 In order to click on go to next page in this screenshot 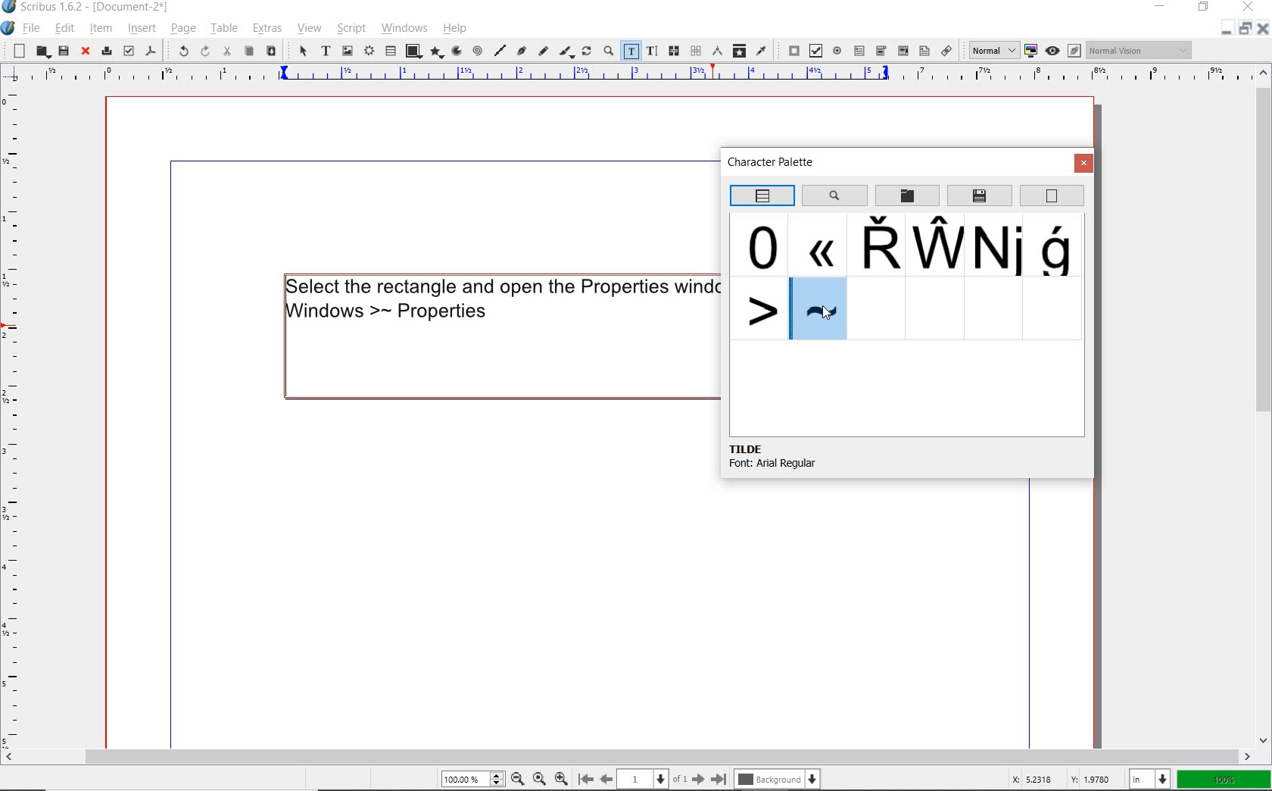, I will do `click(698, 778)`.